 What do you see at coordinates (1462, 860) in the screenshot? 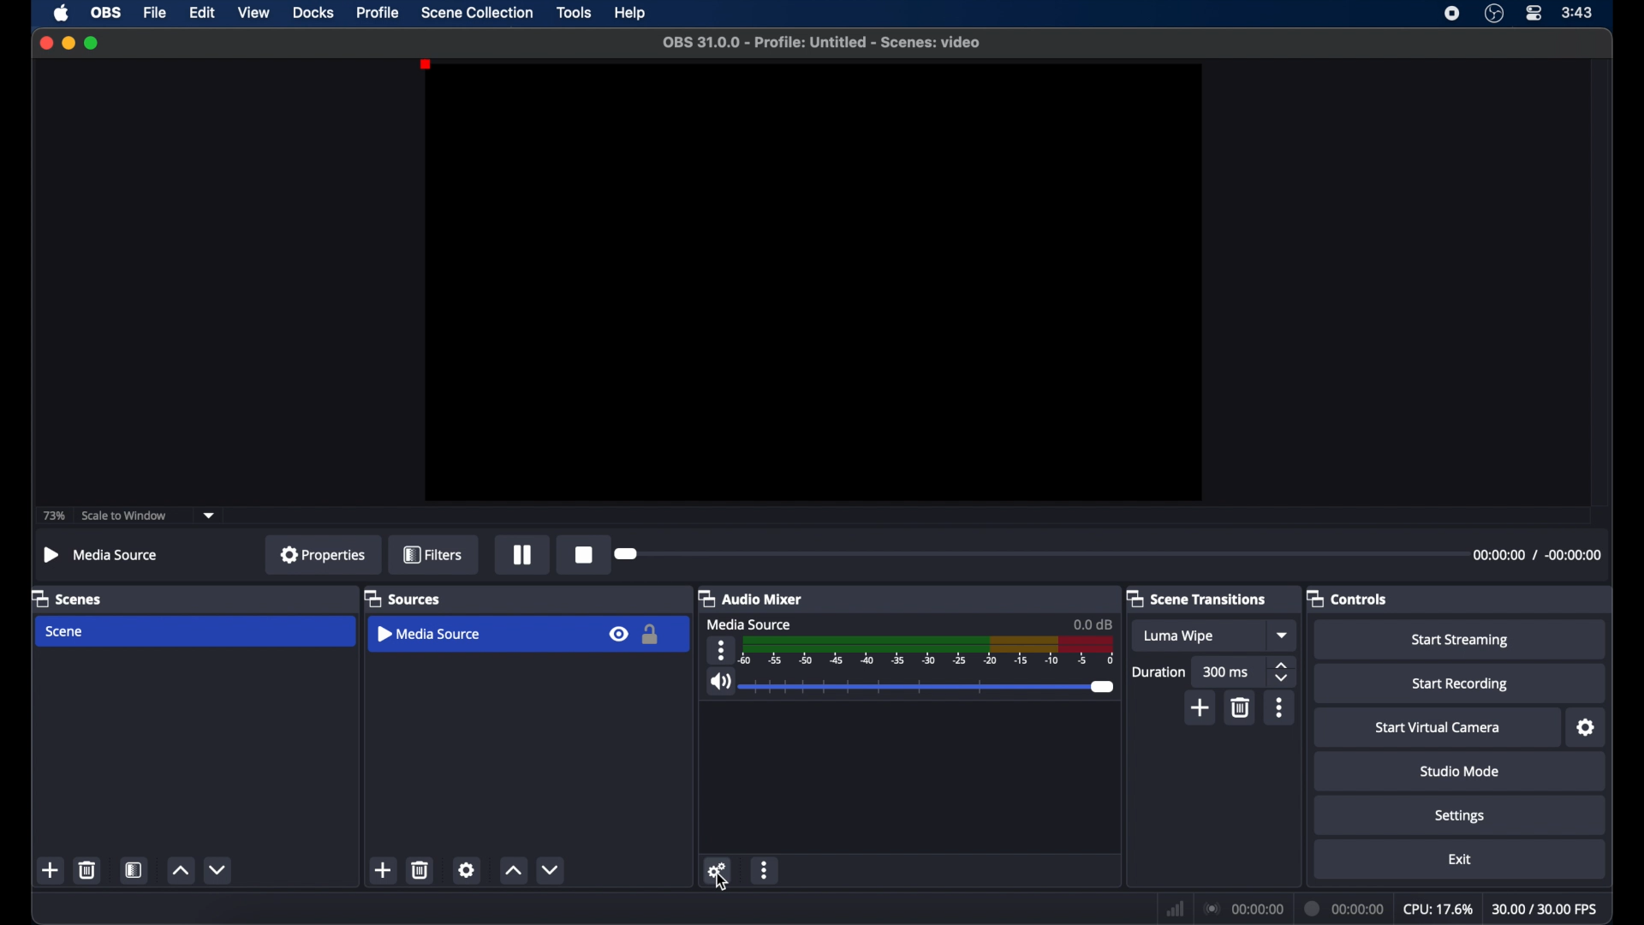
I see `exit` at bounding box center [1462, 860].